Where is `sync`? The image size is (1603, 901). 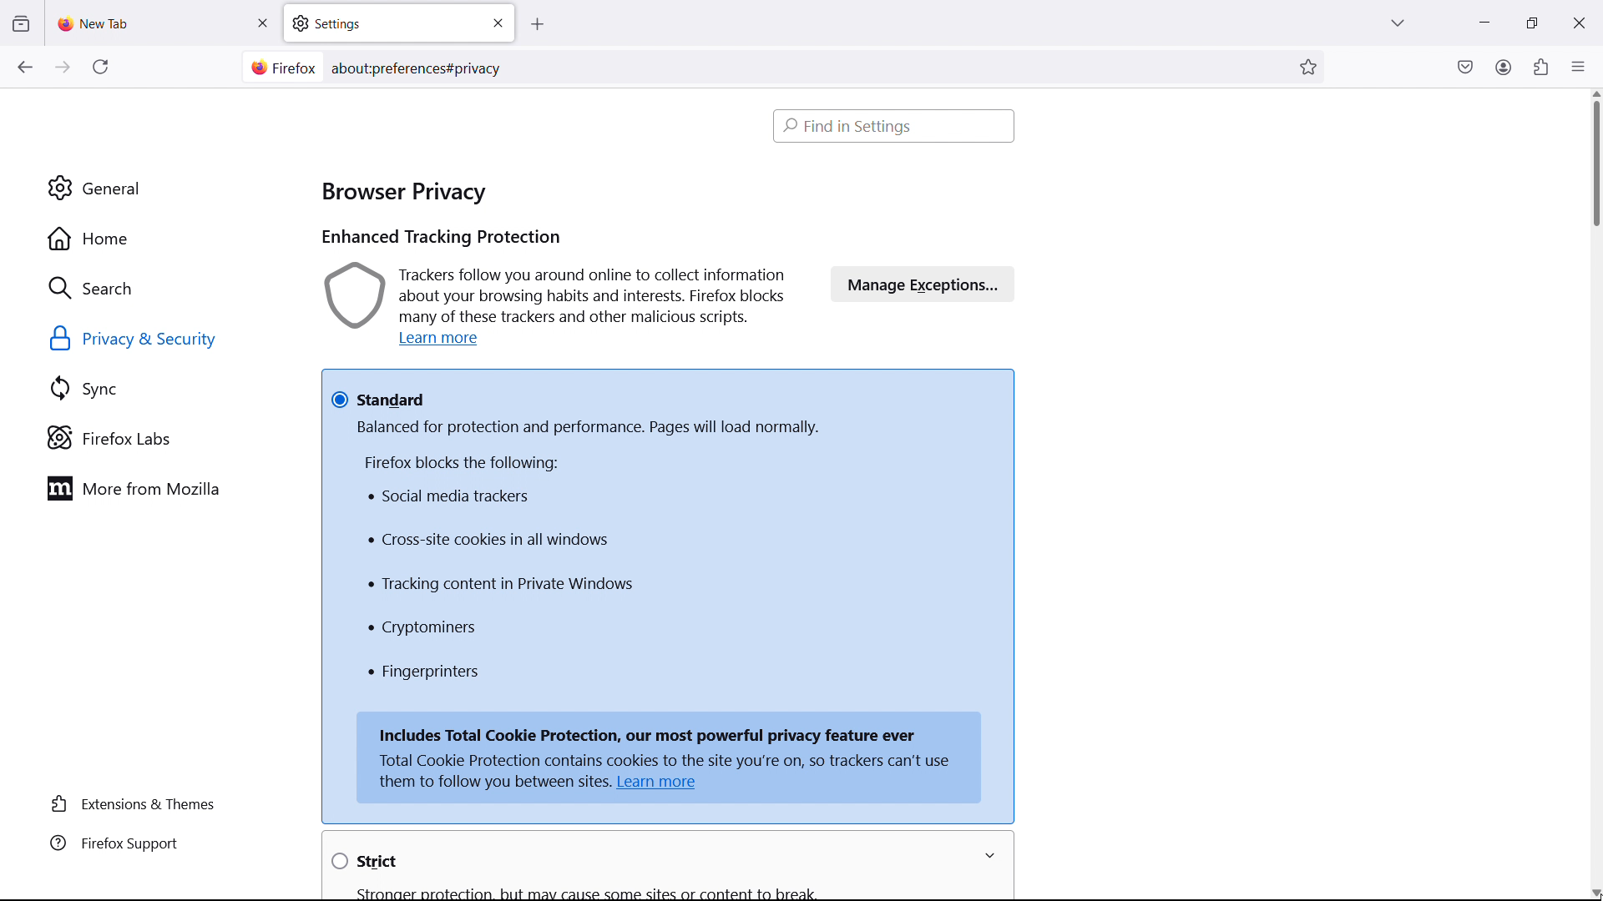 sync is located at coordinates (164, 389).